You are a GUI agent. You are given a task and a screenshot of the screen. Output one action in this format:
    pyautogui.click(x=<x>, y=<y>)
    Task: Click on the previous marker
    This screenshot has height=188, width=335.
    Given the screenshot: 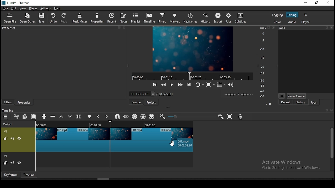 What is the action you would take?
    pyautogui.click(x=98, y=116)
    